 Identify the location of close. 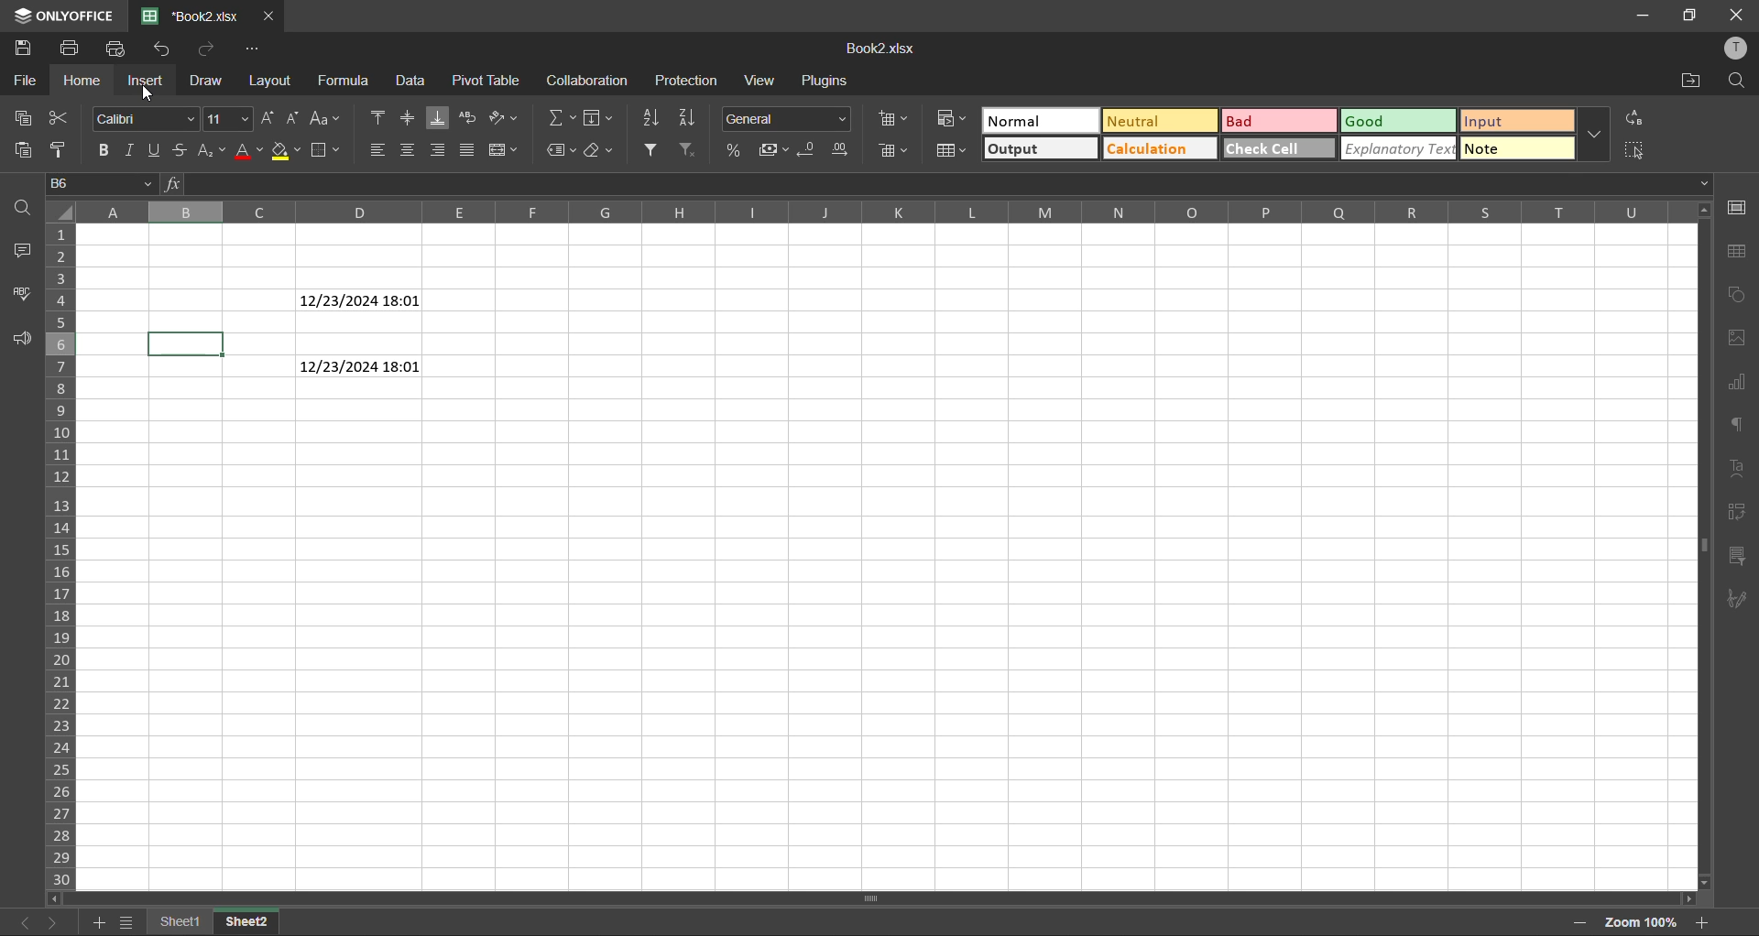
(269, 15).